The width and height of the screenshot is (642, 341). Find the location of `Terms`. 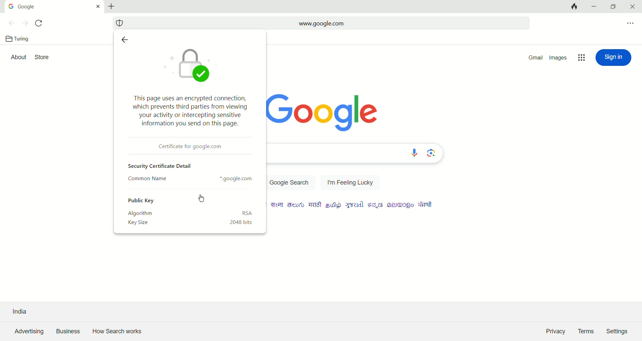

Terms is located at coordinates (587, 332).